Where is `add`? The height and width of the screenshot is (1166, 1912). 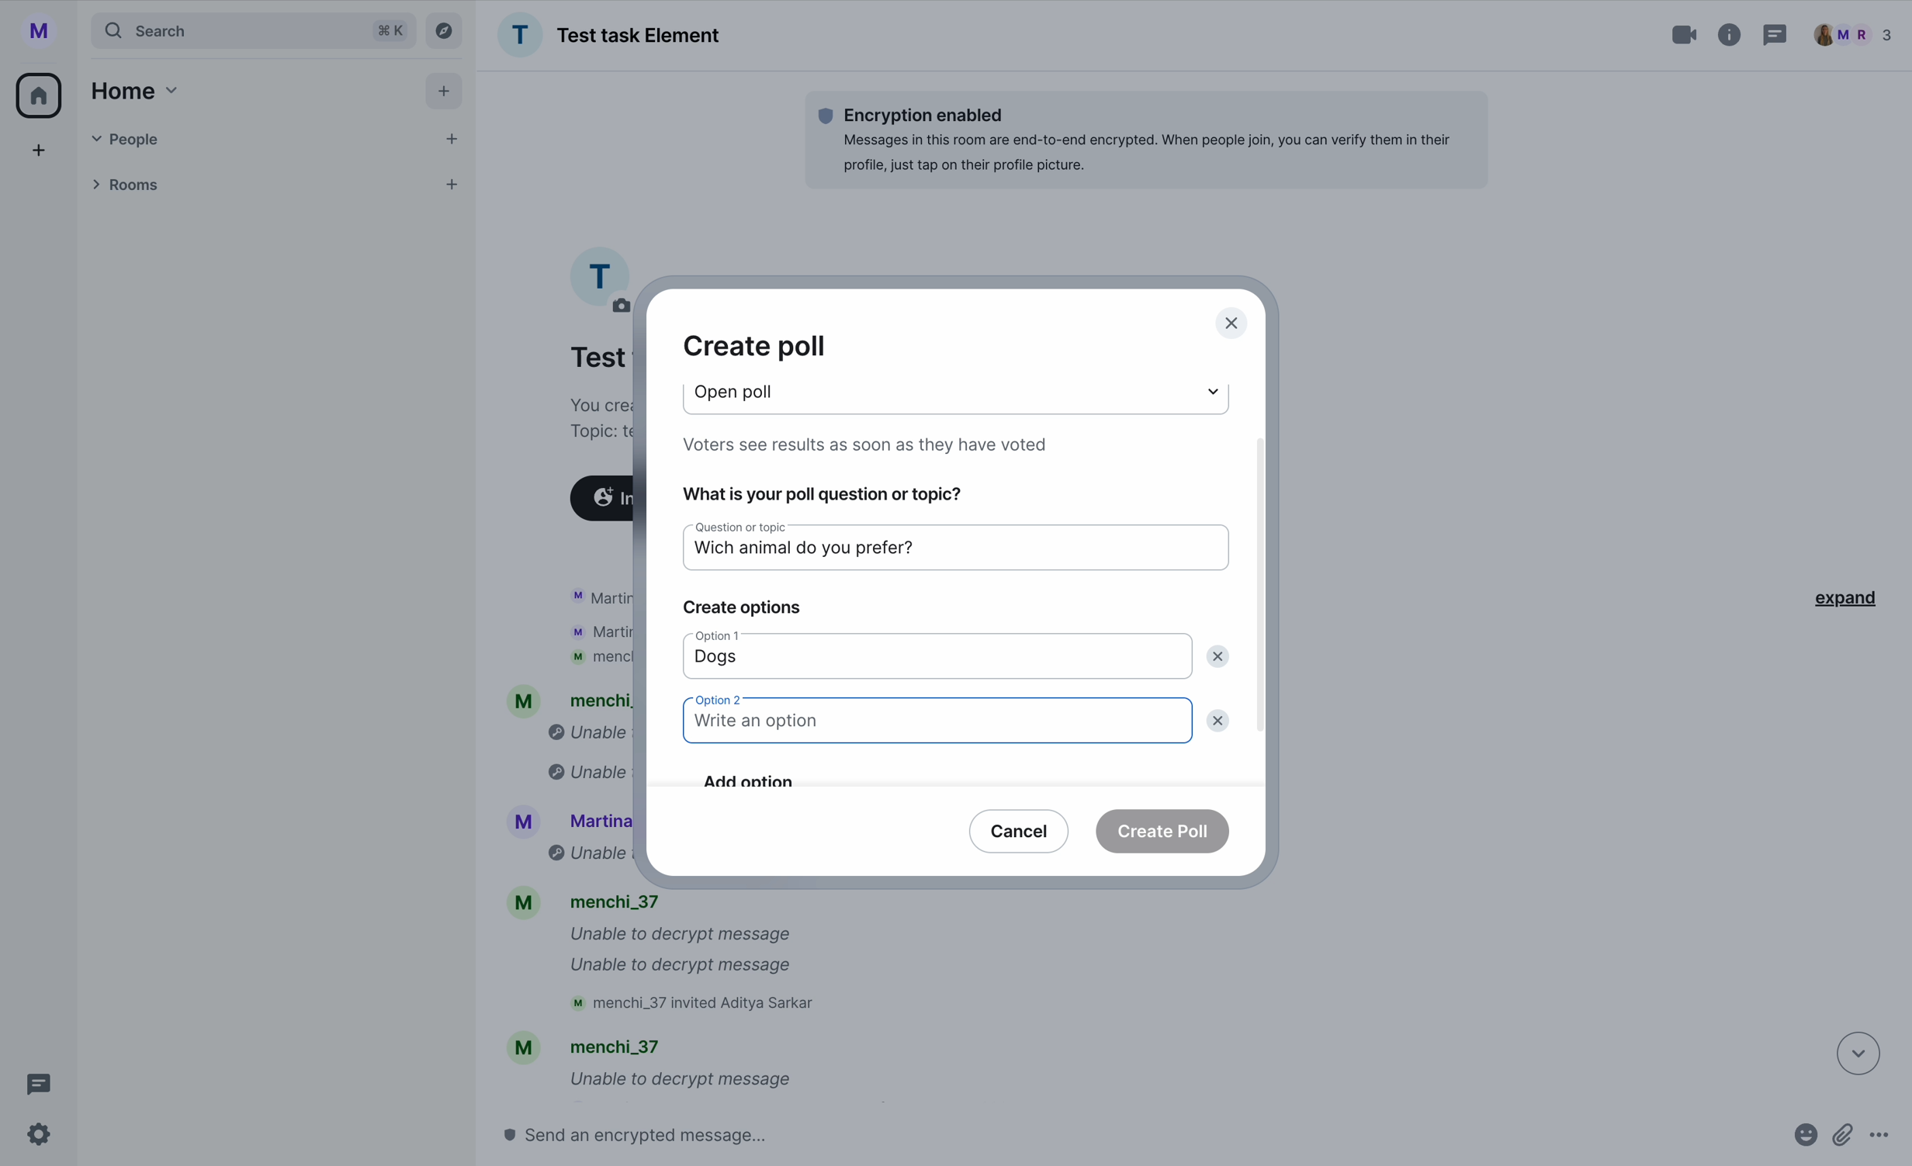
add is located at coordinates (447, 95).